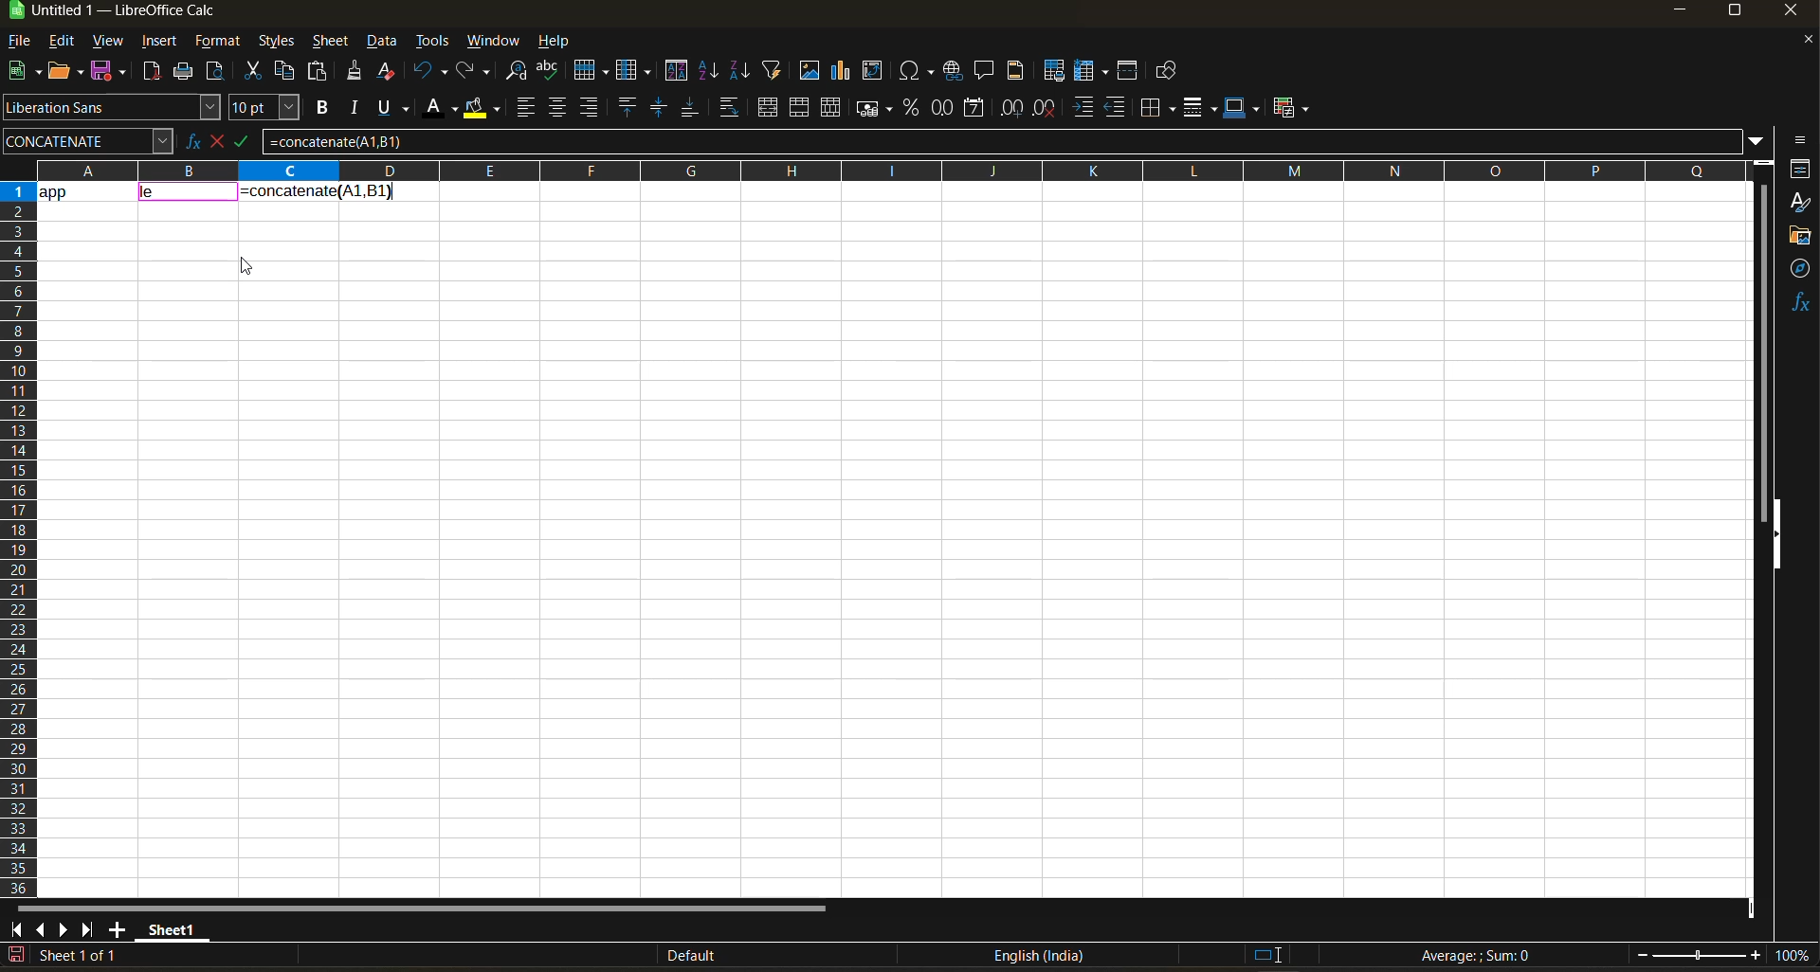  What do you see at coordinates (88, 929) in the screenshot?
I see `scroll to last sheet` at bounding box center [88, 929].